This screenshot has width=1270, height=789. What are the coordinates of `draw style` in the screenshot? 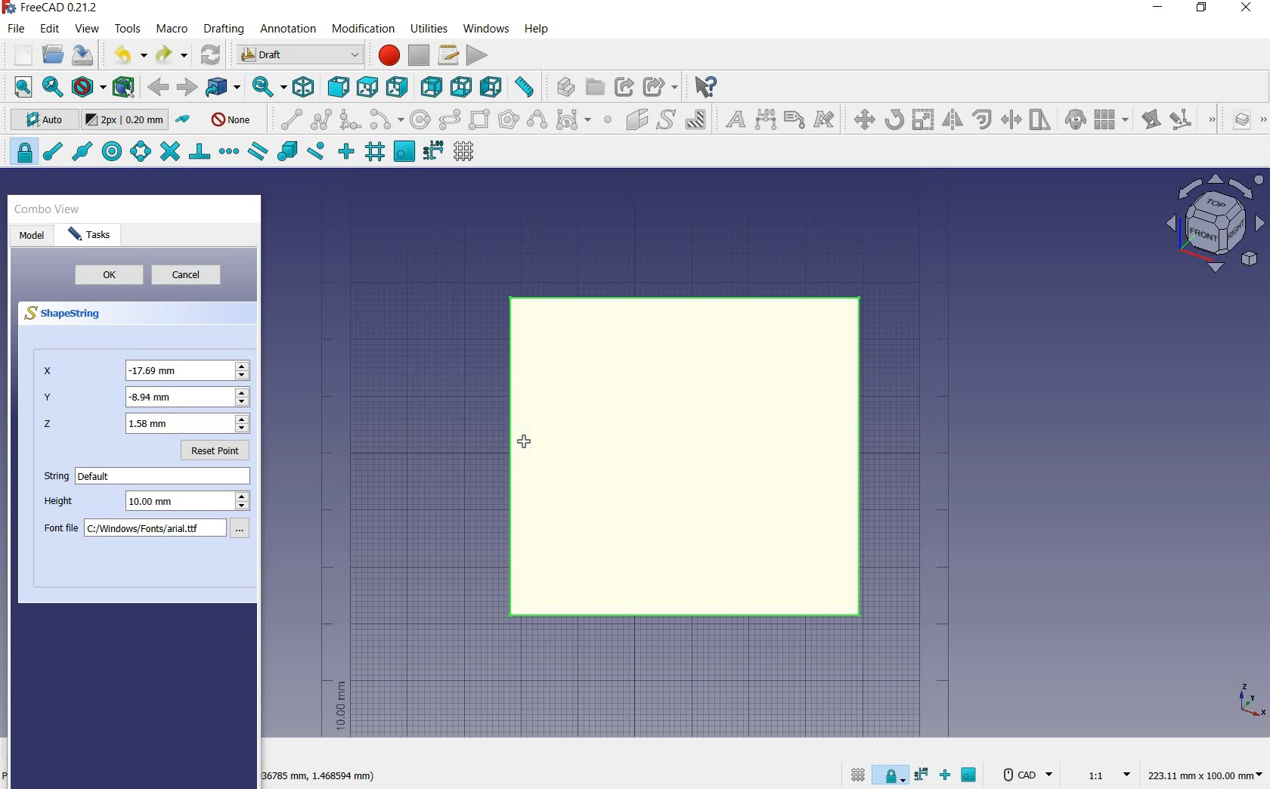 It's located at (88, 88).